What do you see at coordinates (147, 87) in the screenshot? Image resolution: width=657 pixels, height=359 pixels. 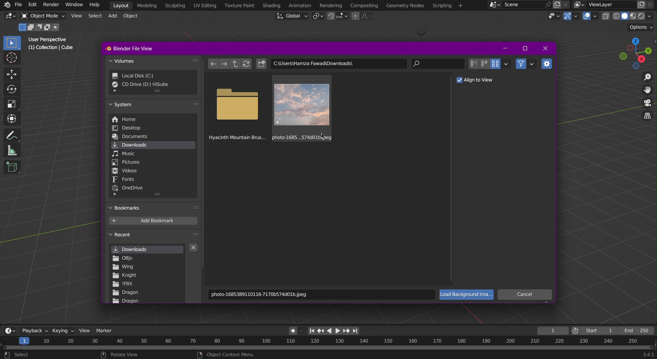 I see `CD Drive (D:) HiSuite` at bounding box center [147, 87].